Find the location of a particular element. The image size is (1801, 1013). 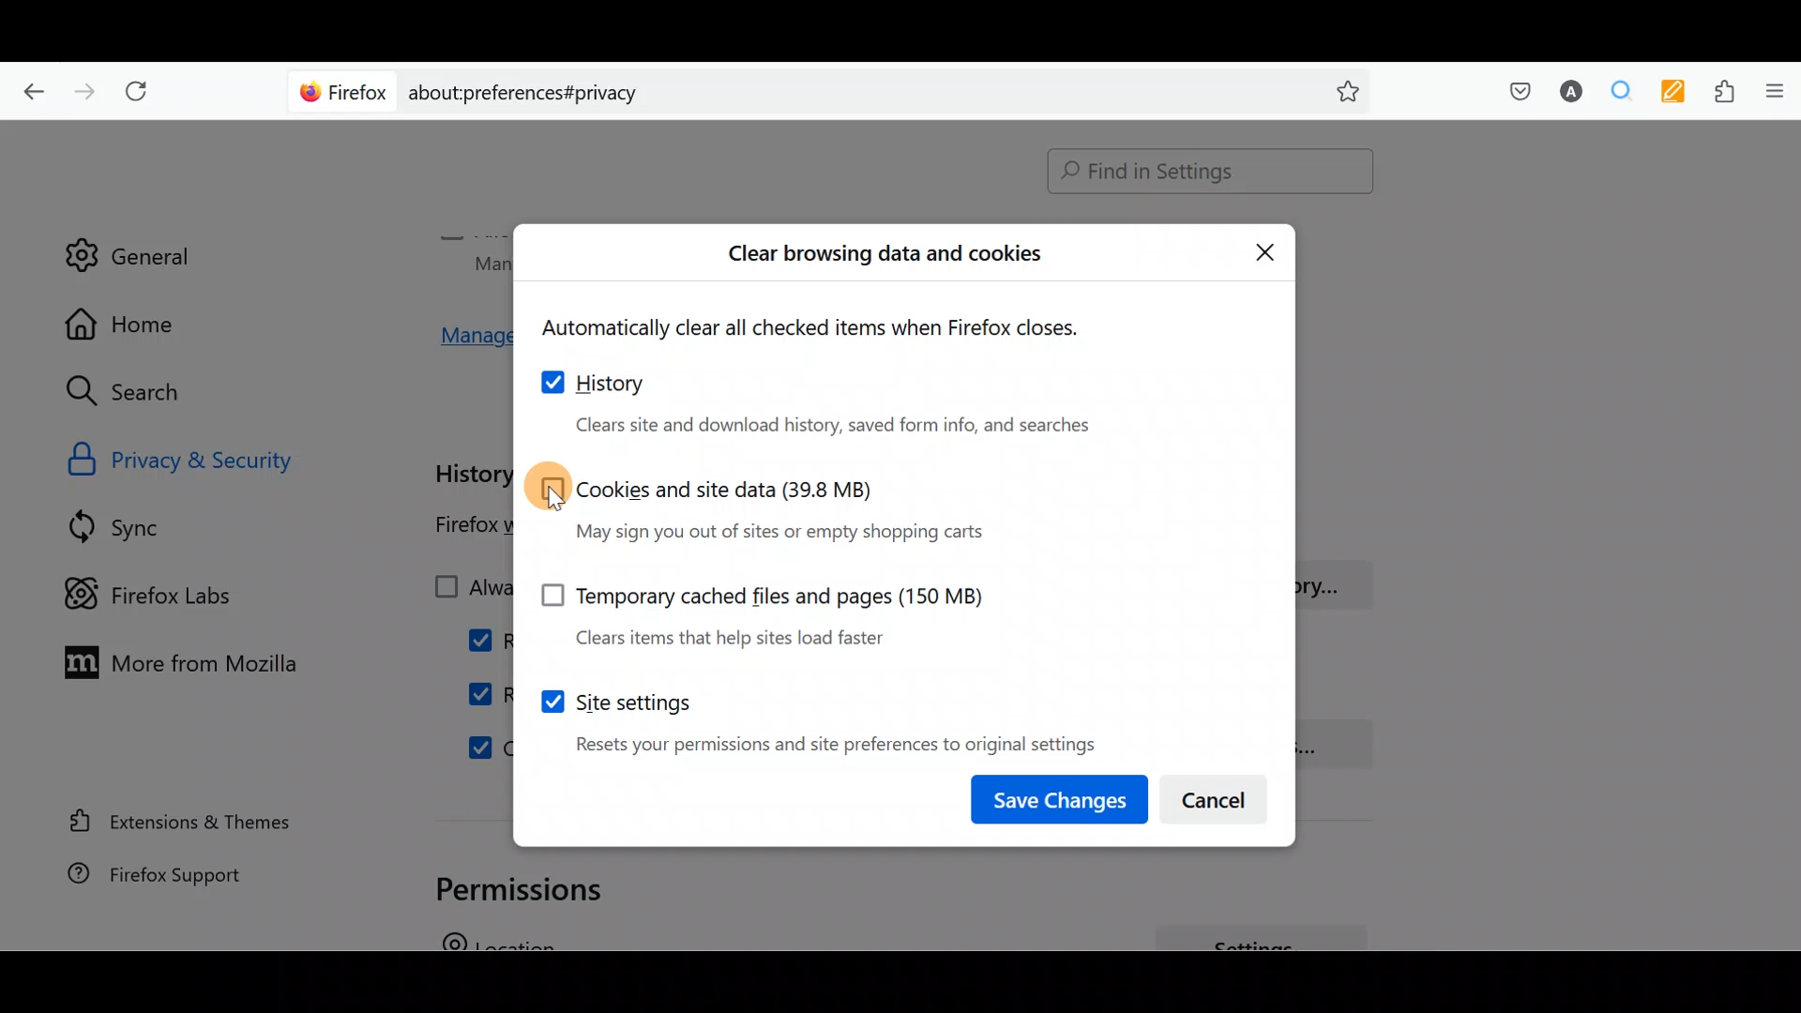

General is located at coordinates (129, 243).